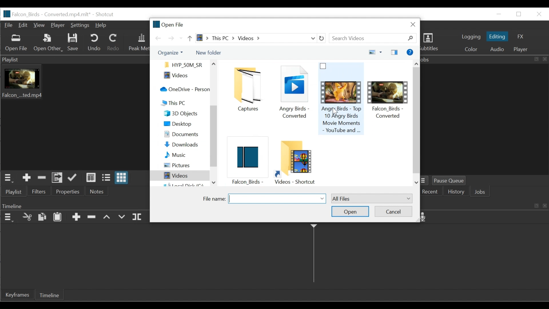  What do you see at coordinates (74, 206) in the screenshot?
I see `Timeline Panel` at bounding box center [74, 206].